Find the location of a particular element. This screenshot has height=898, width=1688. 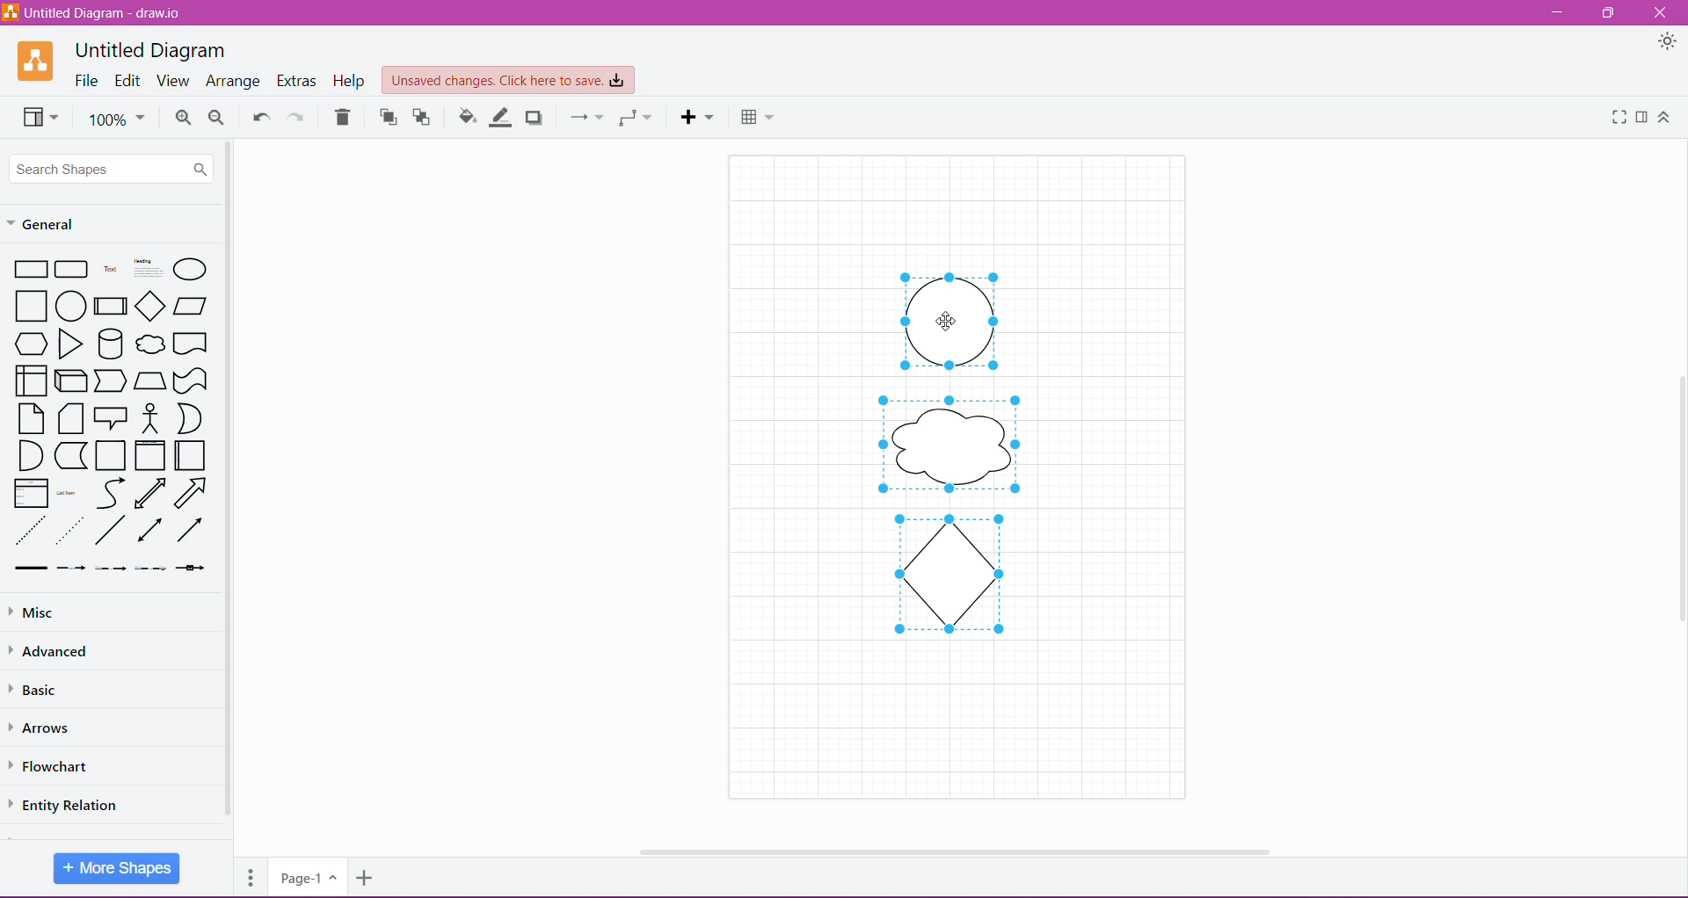

Shadow is located at coordinates (536, 117).